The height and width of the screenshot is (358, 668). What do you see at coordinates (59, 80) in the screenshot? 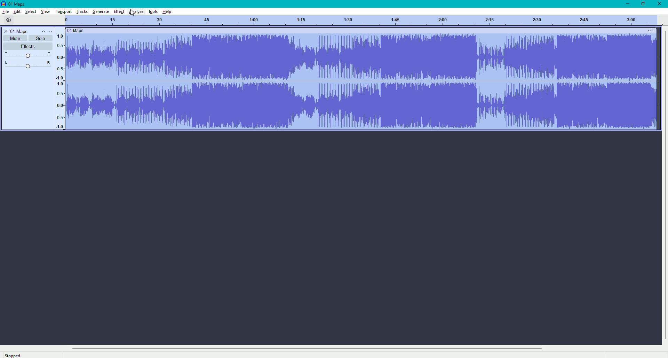
I see `Numbers` at bounding box center [59, 80].